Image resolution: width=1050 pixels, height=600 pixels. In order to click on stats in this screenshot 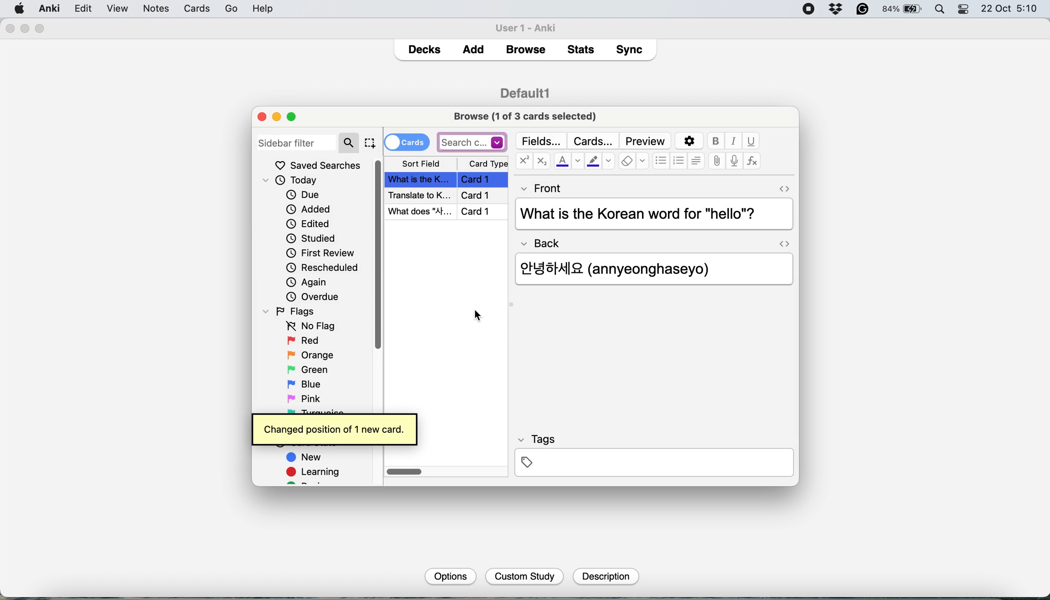, I will do `click(583, 49)`.